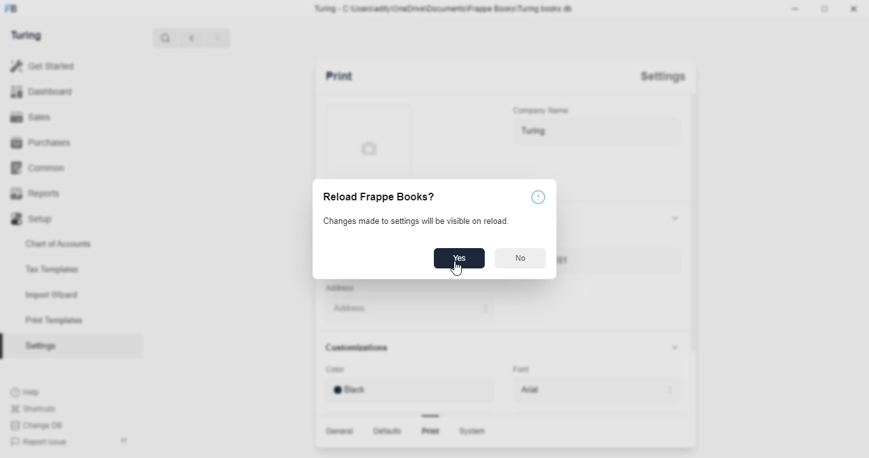 The height and width of the screenshot is (458, 869). What do you see at coordinates (351, 78) in the screenshot?
I see `Print` at bounding box center [351, 78].